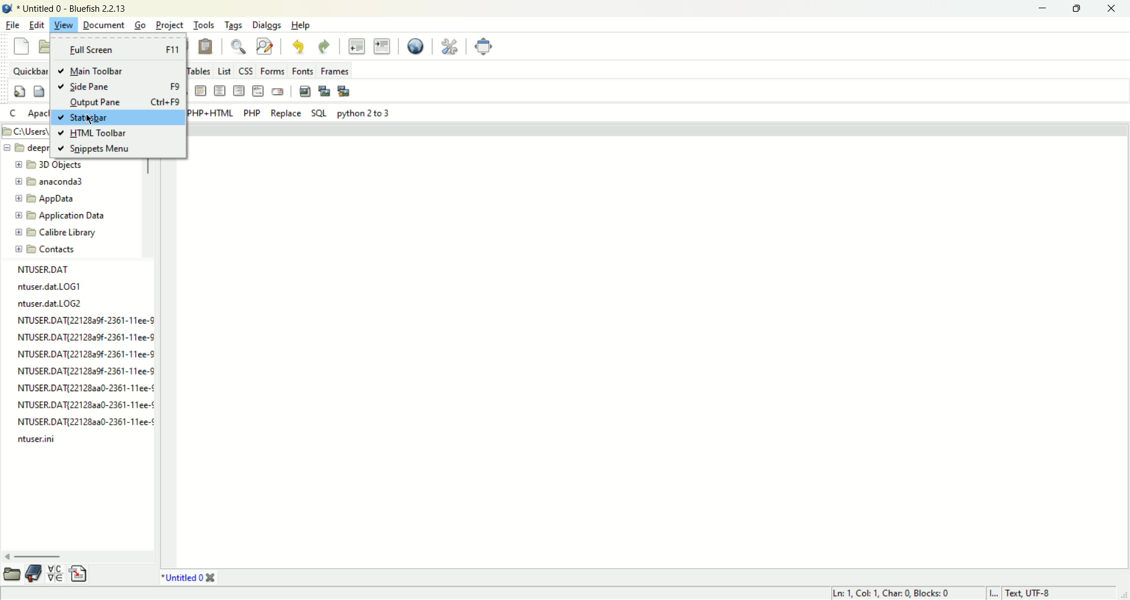  Describe the element at coordinates (119, 71) in the screenshot. I see `main toolbar` at that location.